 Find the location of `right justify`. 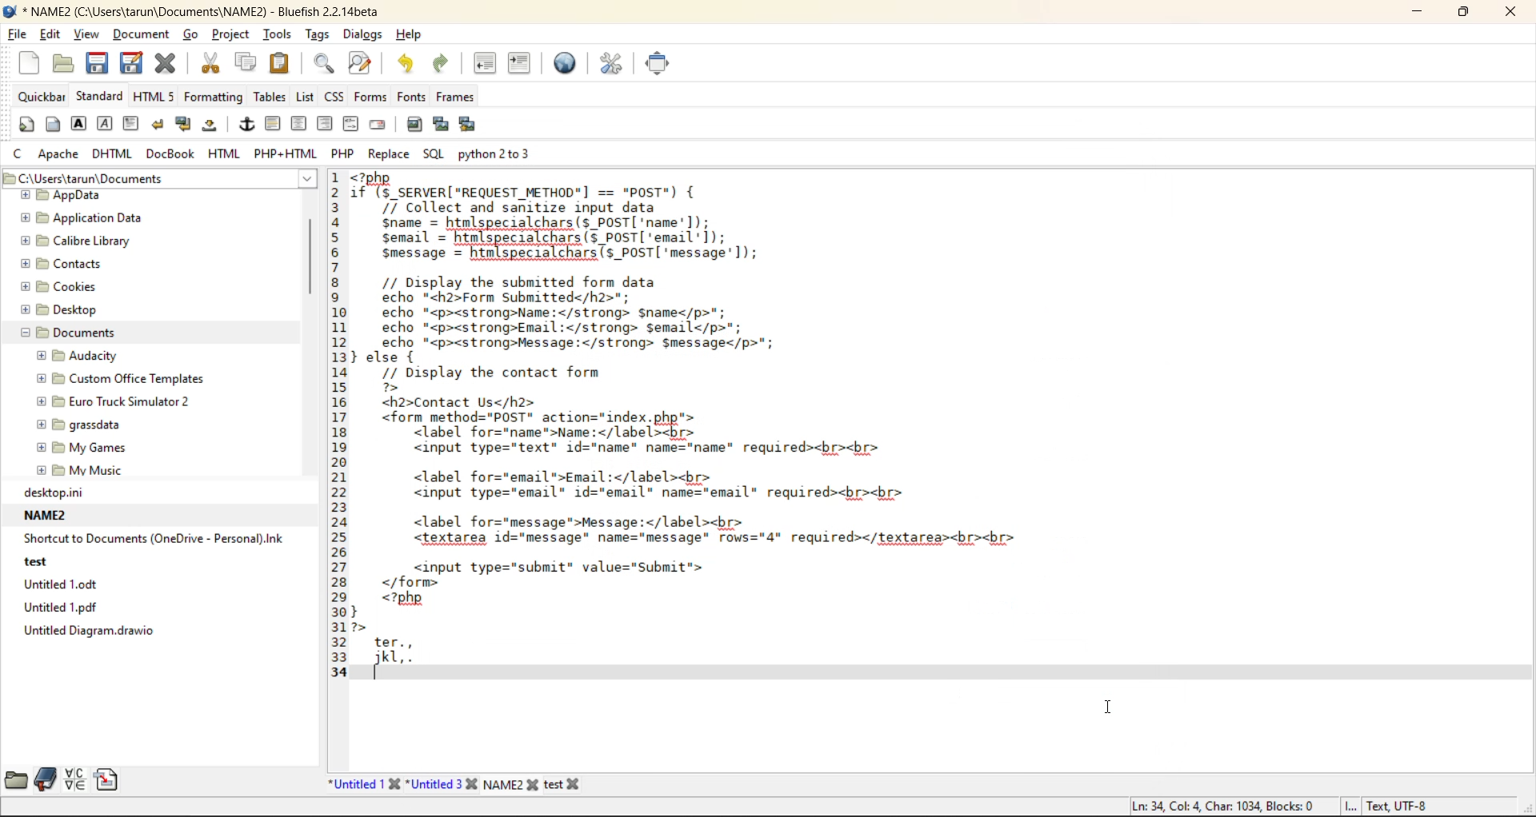

right justify is located at coordinates (326, 126).